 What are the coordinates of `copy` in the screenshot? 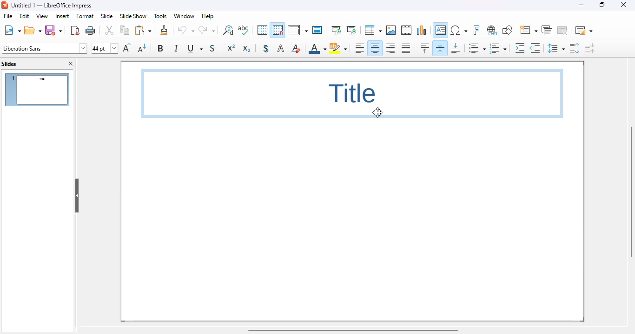 It's located at (125, 30).